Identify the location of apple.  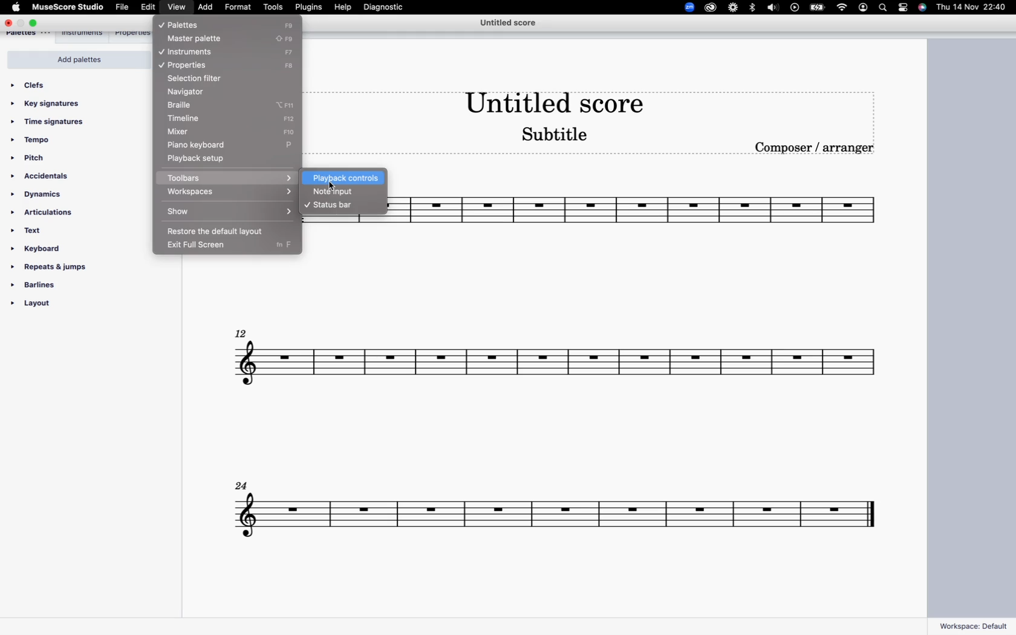
(16, 8).